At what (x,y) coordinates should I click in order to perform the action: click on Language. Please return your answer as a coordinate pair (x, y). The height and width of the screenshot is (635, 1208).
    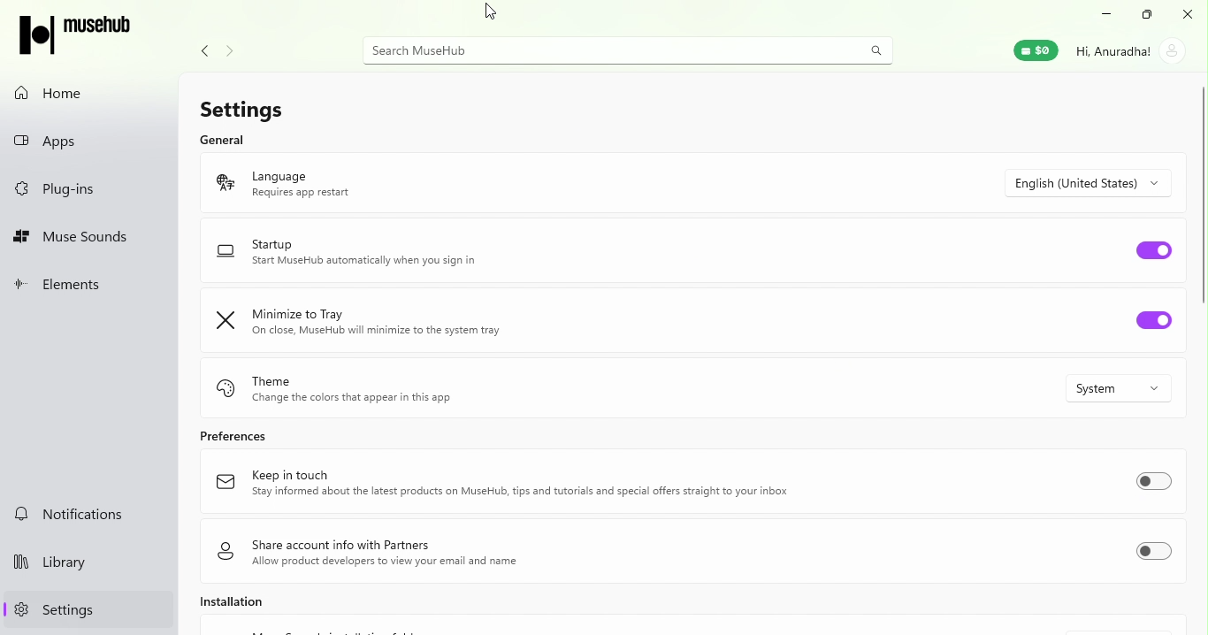
    Looking at the image, I should click on (448, 182).